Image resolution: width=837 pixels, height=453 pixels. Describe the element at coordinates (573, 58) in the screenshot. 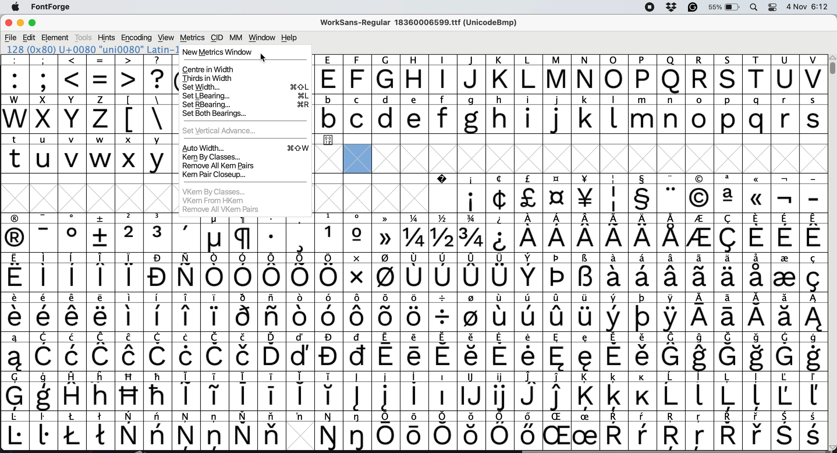

I see `text` at that location.